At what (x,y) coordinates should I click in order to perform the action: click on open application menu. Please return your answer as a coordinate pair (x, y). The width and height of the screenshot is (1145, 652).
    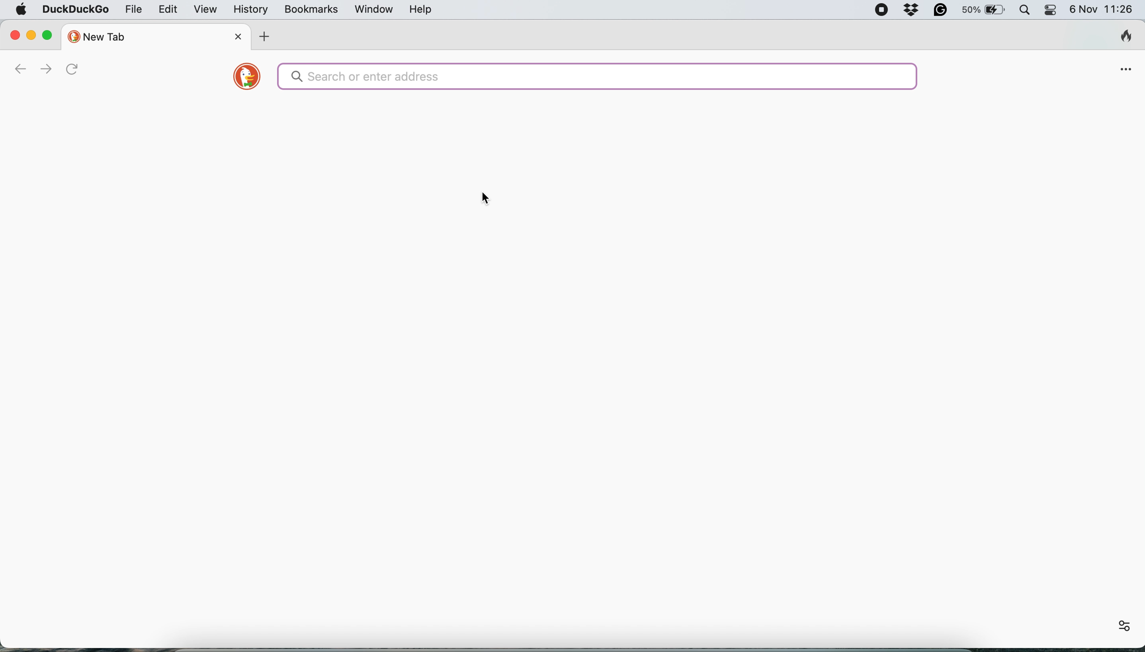
    Looking at the image, I should click on (1126, 69).